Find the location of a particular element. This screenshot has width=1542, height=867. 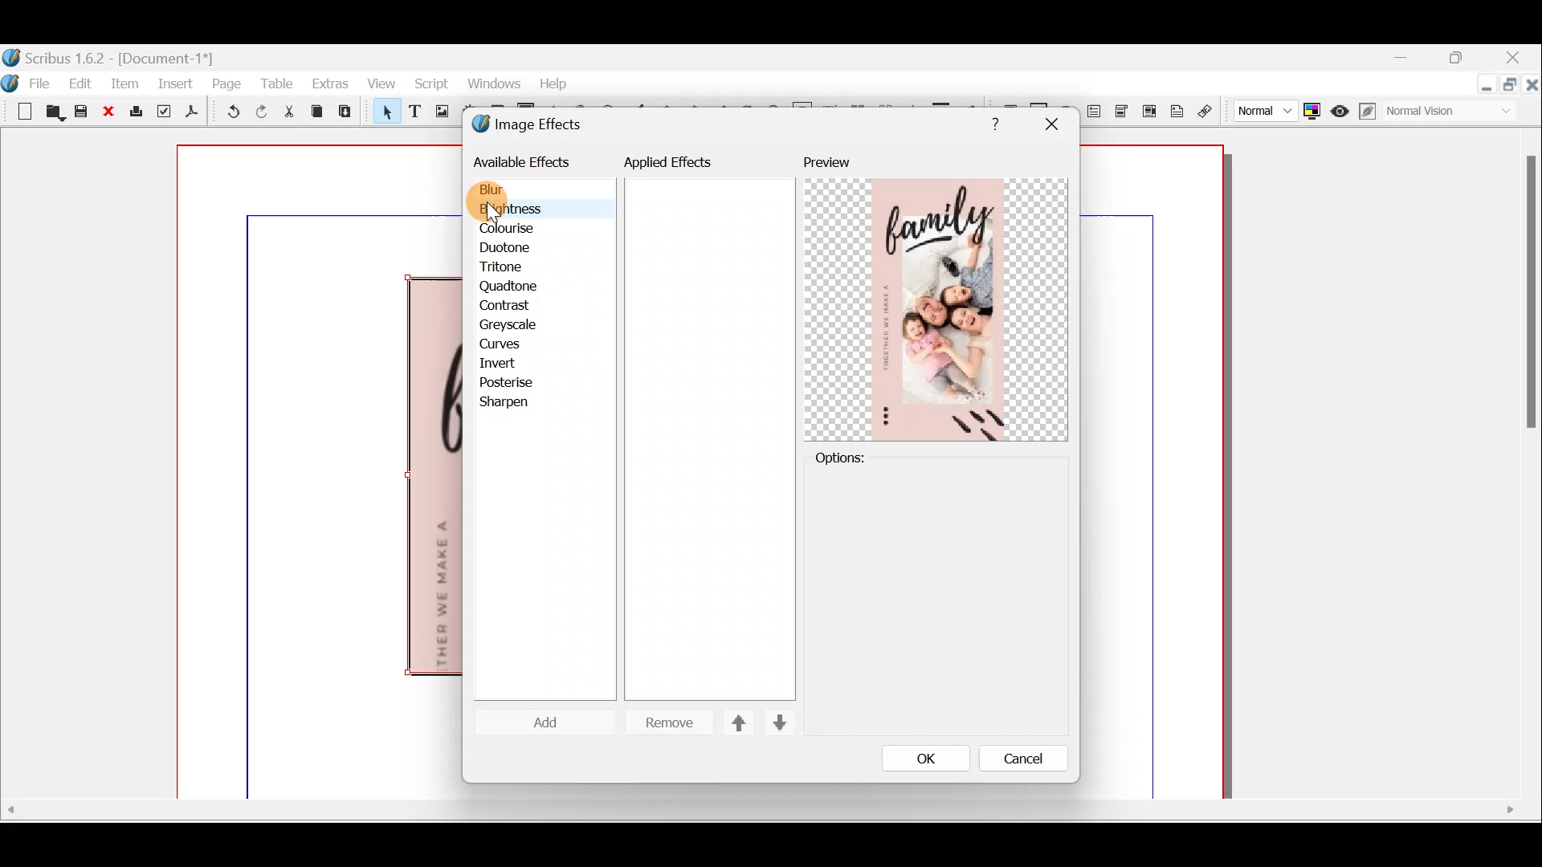

Edit in preview mode is located at coordinates (1369, 112).